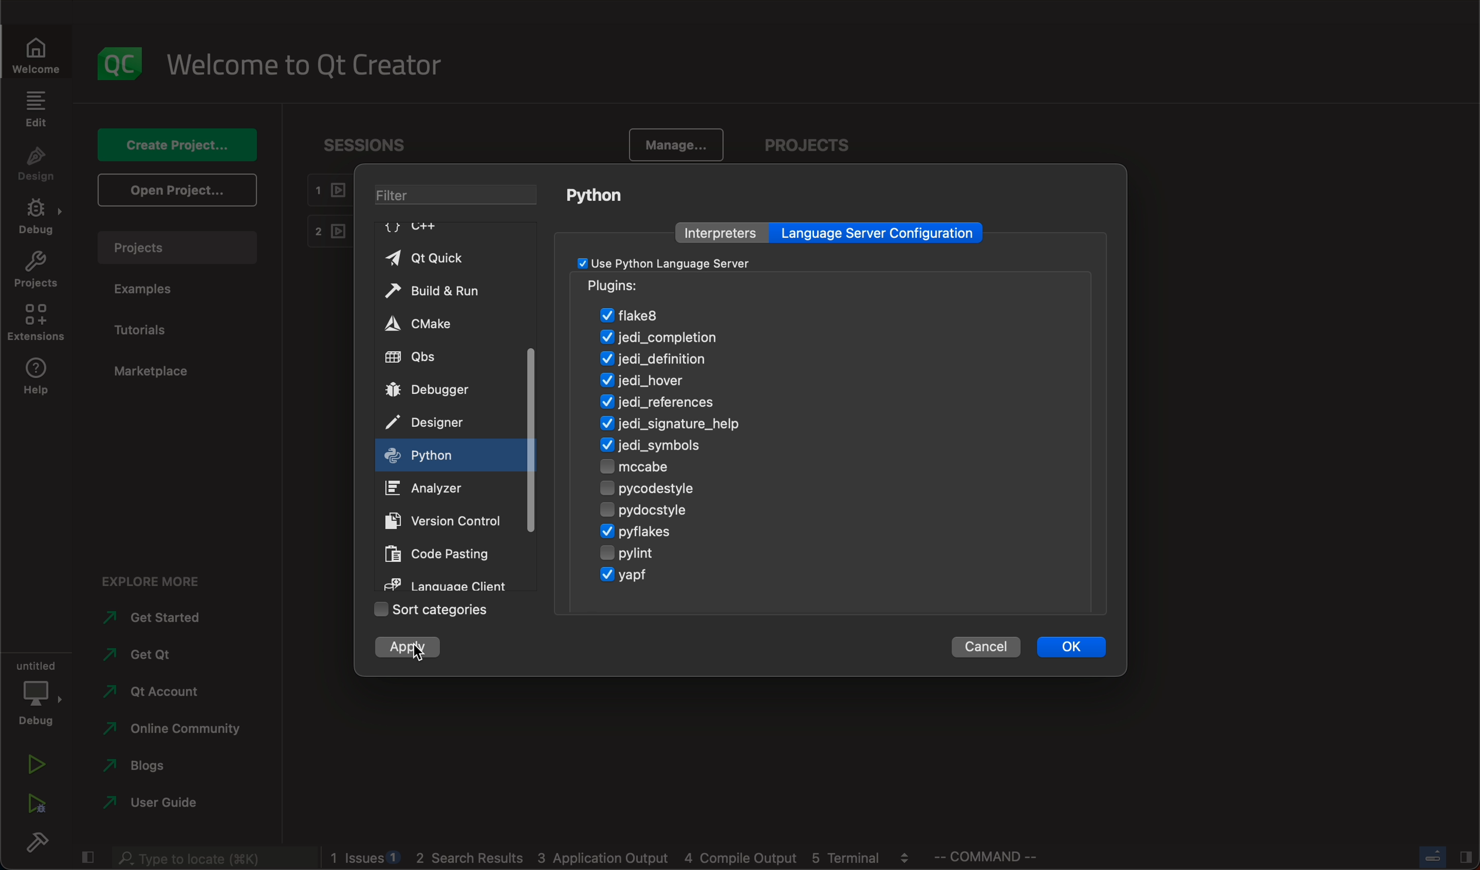  What do you see at coordinates (37, 218) in the screenshot?
I see `debug` at bounding box center [37, 218].